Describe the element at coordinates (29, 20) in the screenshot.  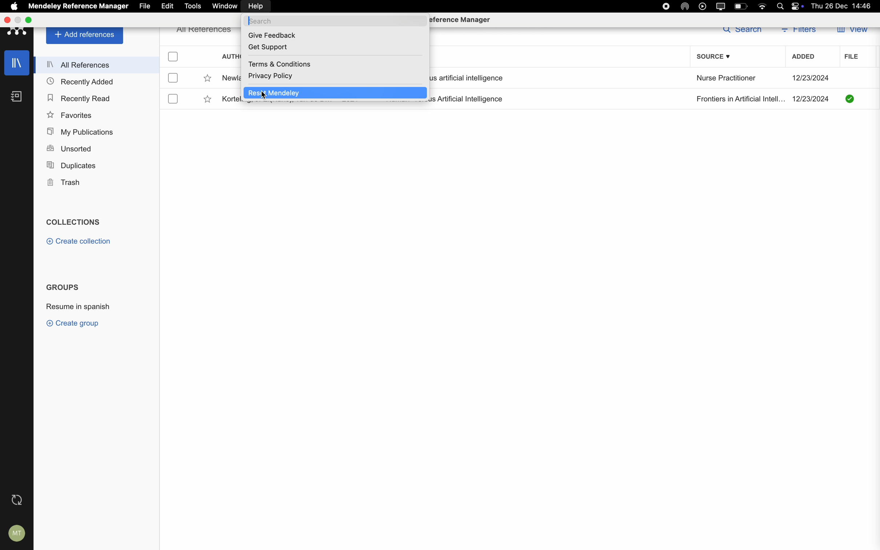
I see `maximize` at that location.